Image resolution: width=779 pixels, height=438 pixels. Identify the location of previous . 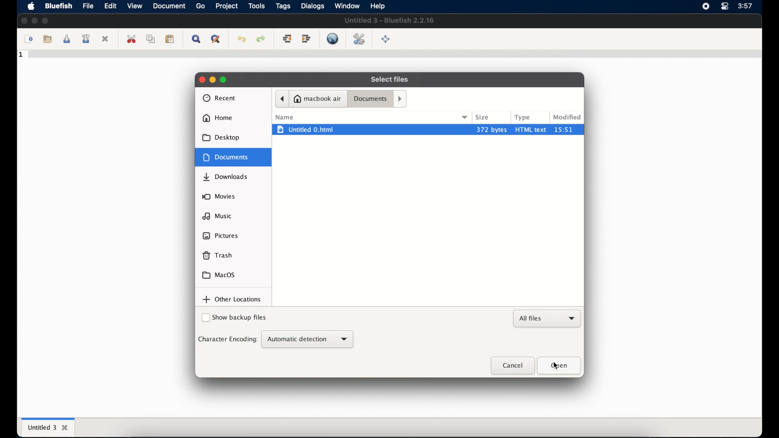
(282, 99).